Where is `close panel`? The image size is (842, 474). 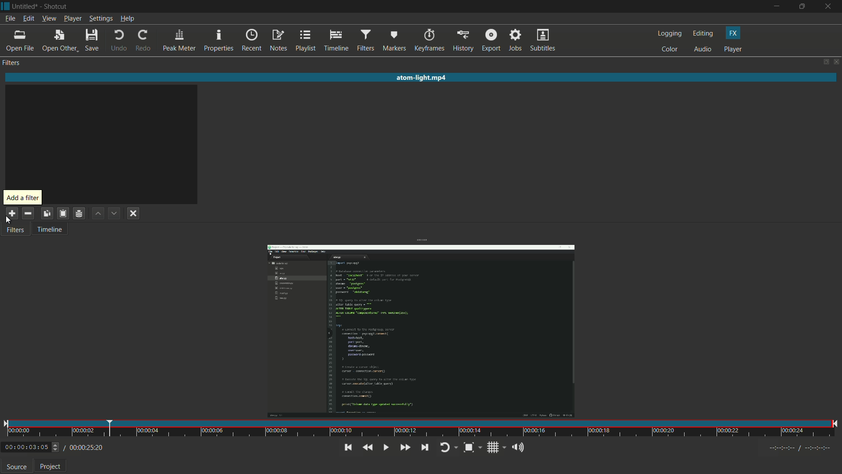 close panel is located at coordinates (837, 61).